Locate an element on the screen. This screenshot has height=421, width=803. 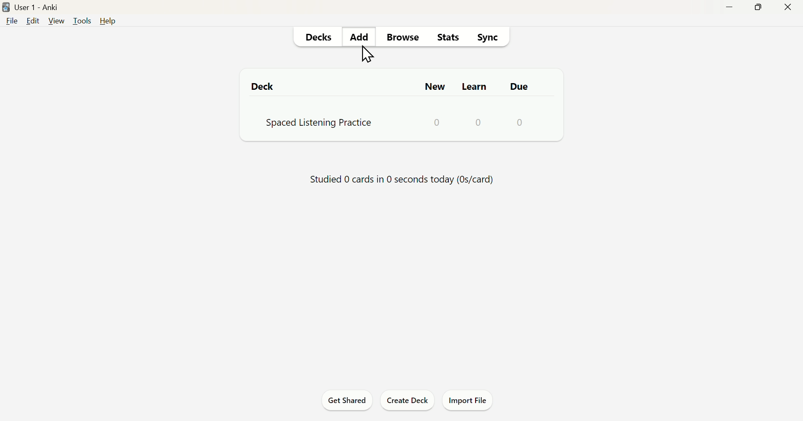
Spaced Listening Practice is located at coordinates (389, 124).